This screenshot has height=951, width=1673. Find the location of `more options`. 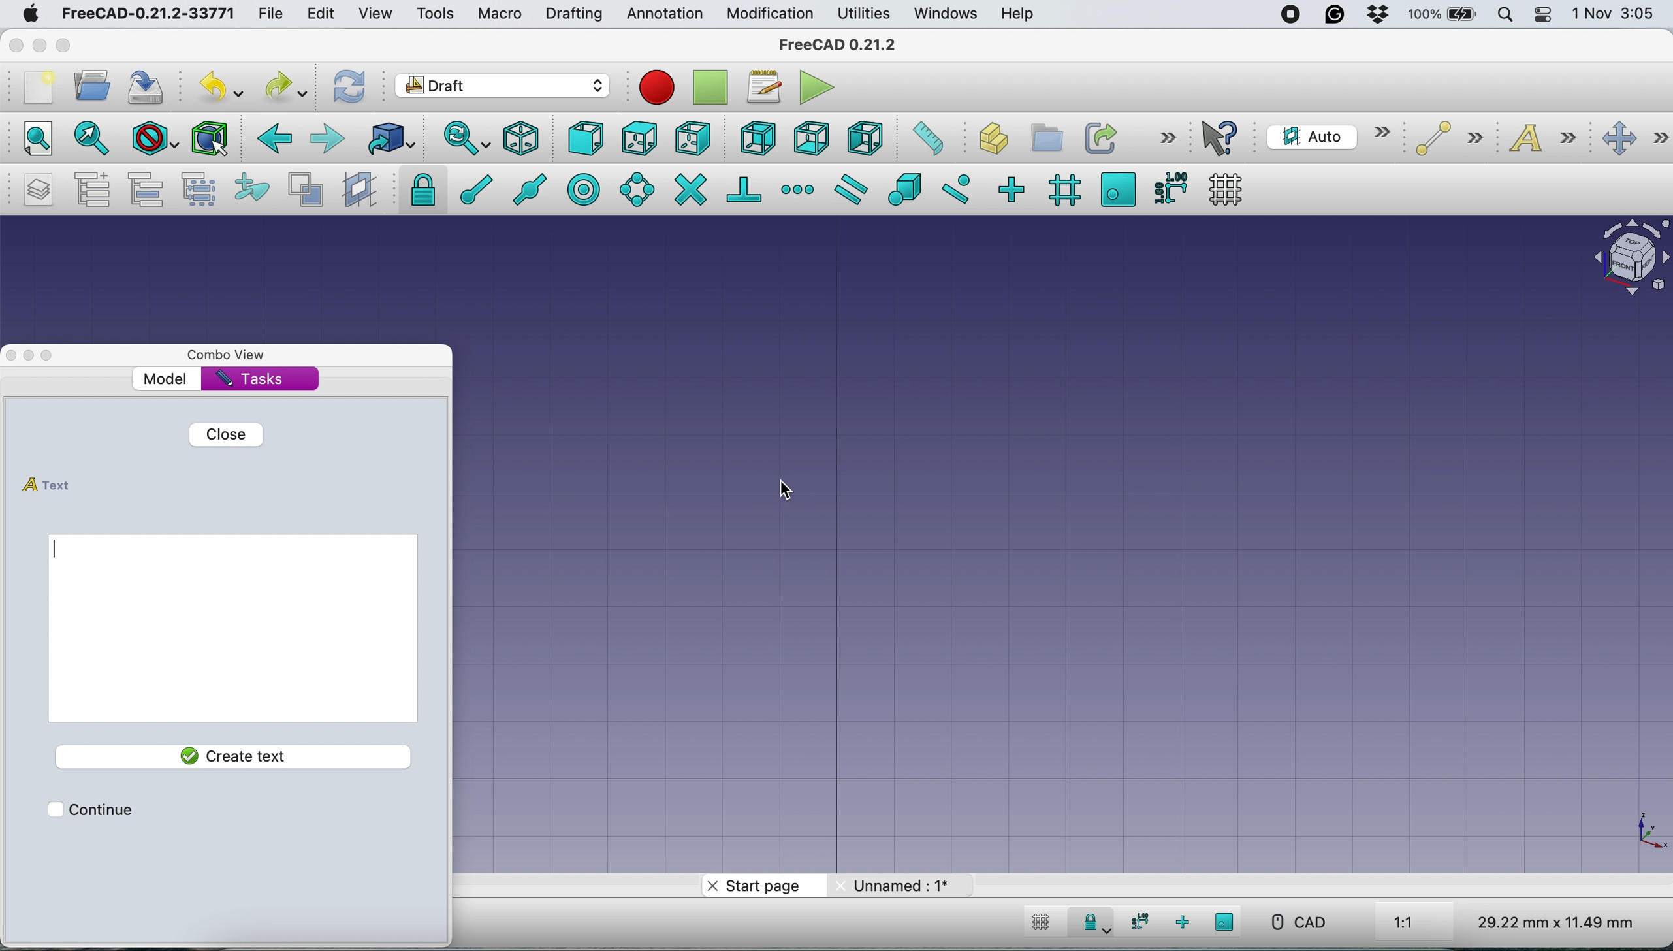

more options is located at coordinates (1170, 137).